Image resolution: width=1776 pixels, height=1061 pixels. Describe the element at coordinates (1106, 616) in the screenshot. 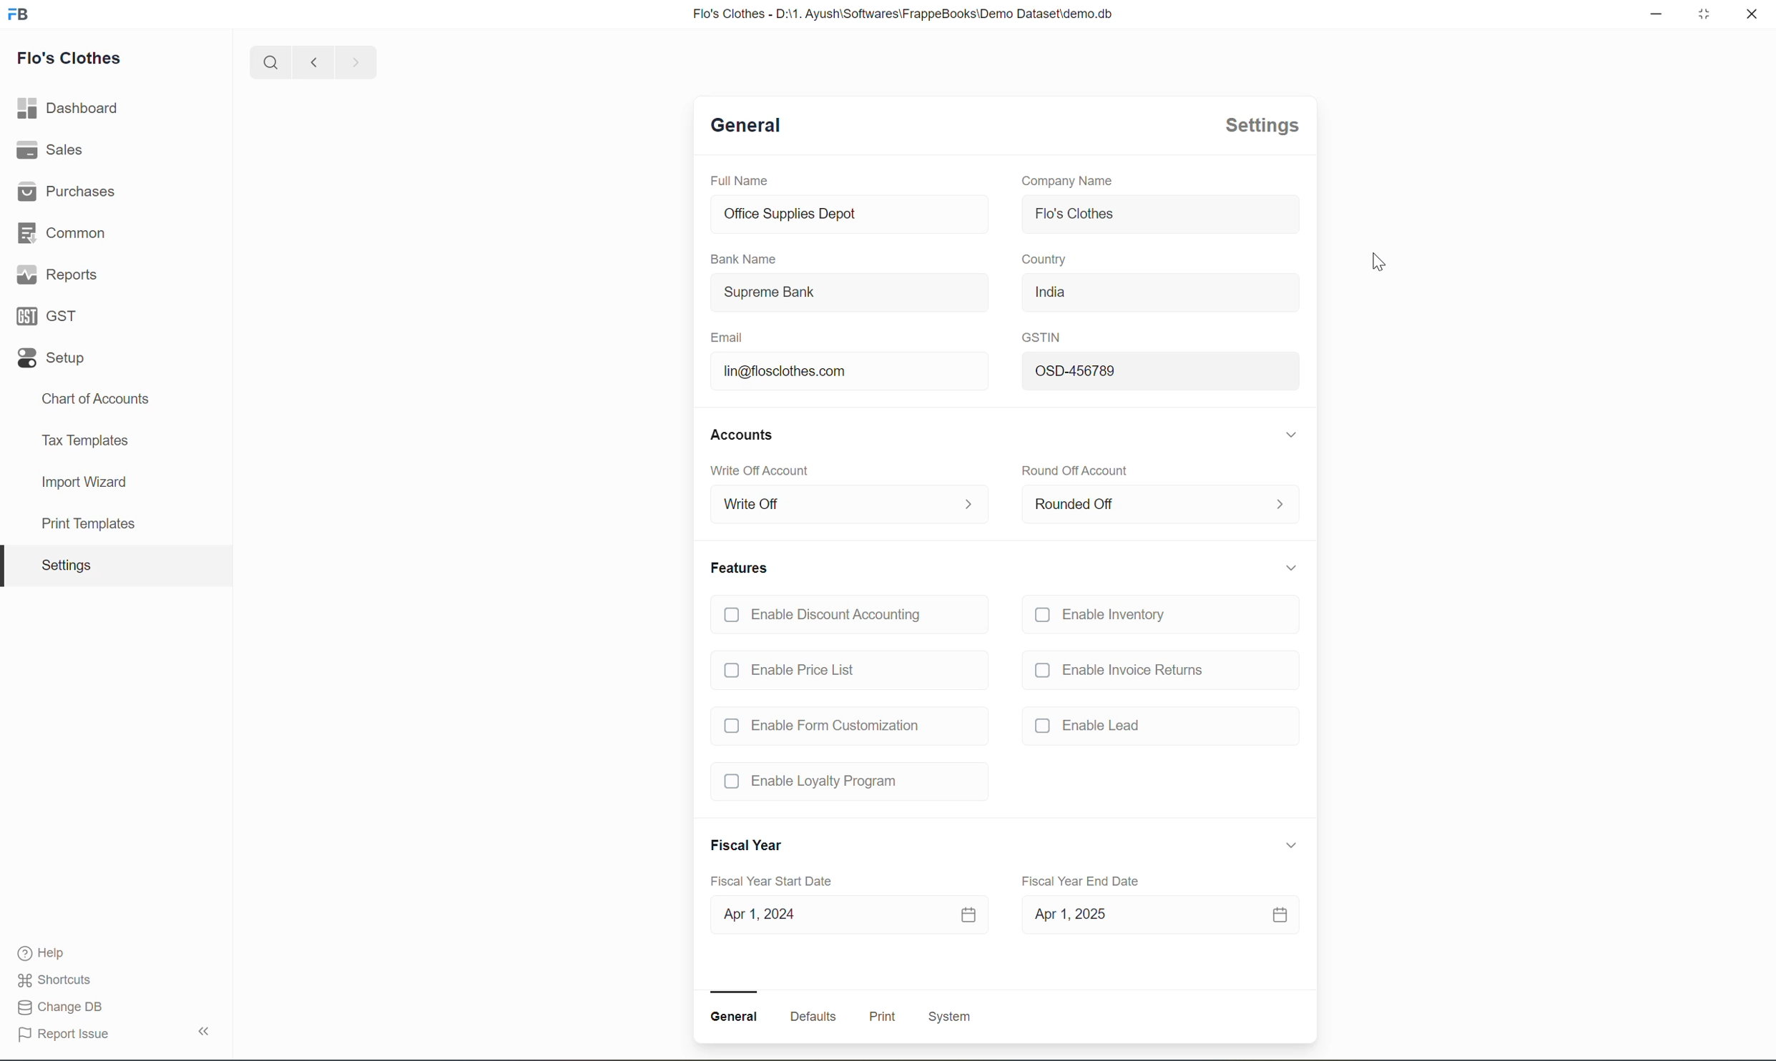

I see `Enable Inventory` at that location.